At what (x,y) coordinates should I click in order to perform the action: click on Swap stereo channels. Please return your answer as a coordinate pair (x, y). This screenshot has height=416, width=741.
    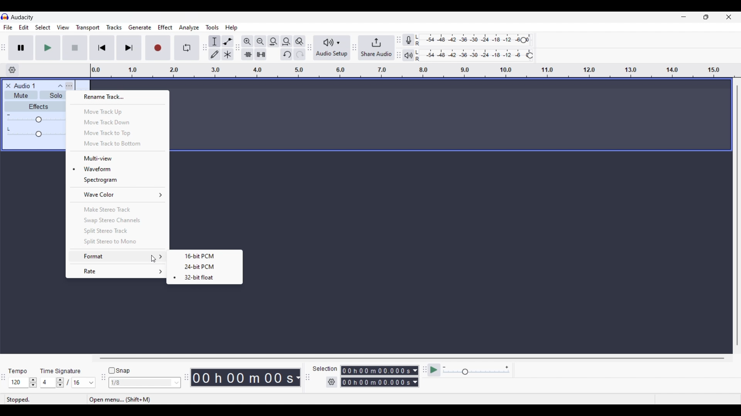
    Looking at the image, I should click on (117, 221).